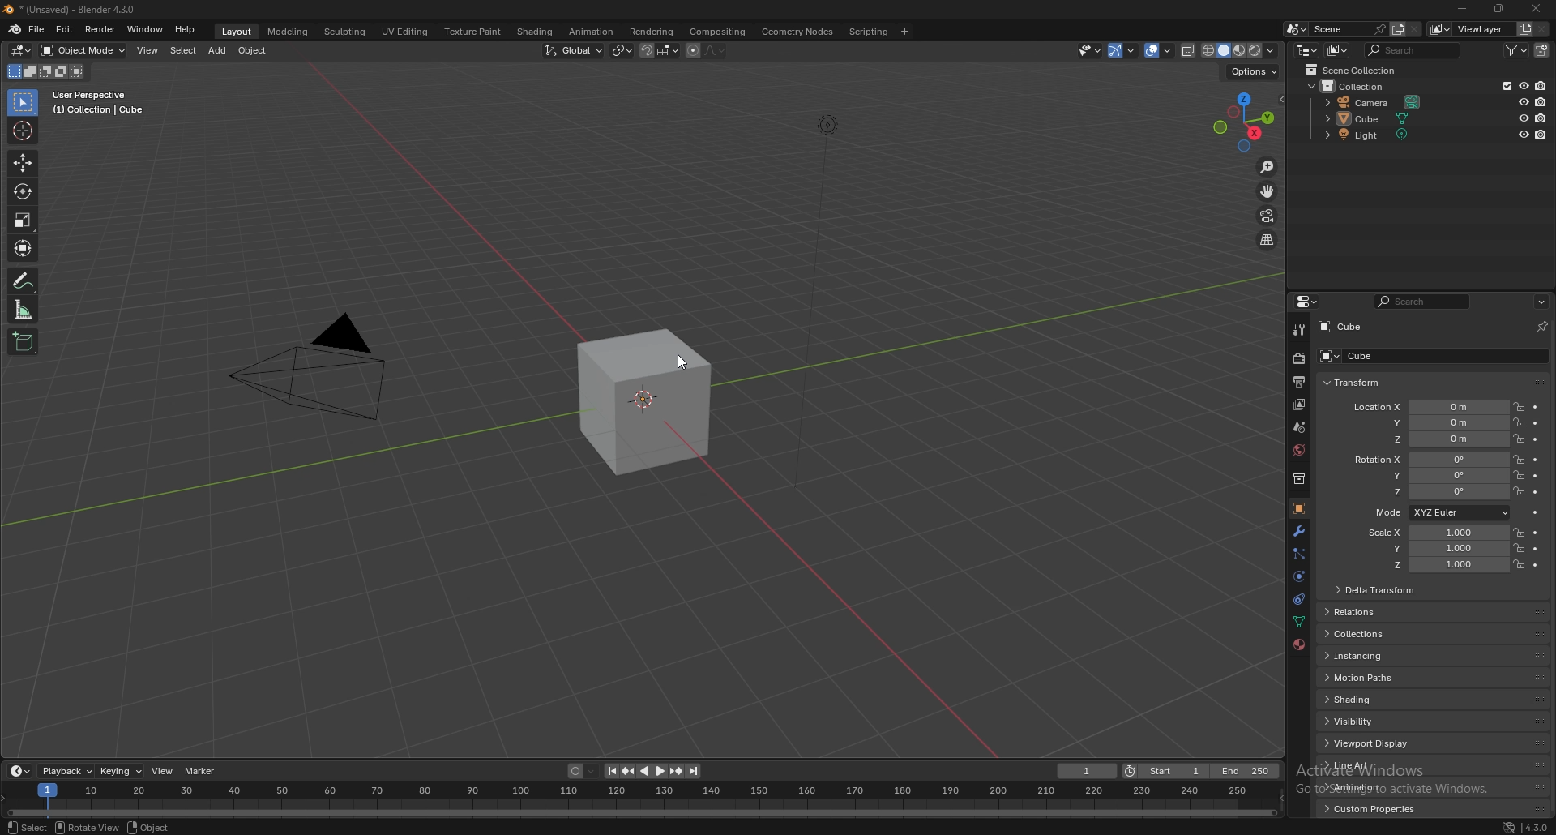  Describe the element at coordinates (1521, 135) in the screenshot. I see `hide in viewport` at that location.